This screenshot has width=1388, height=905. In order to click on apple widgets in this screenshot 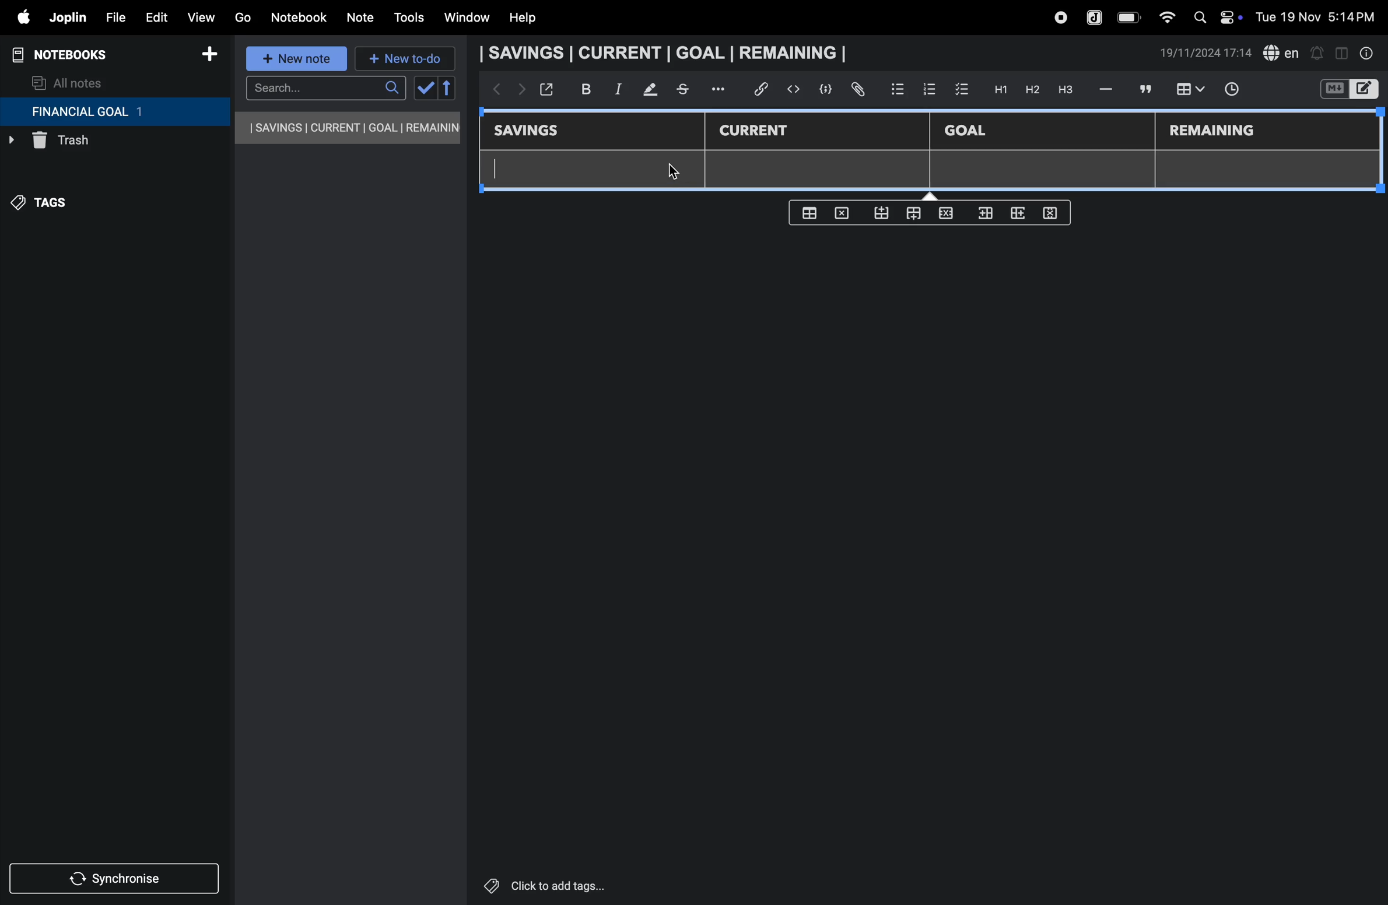, I will do `click(1215, 16)`.